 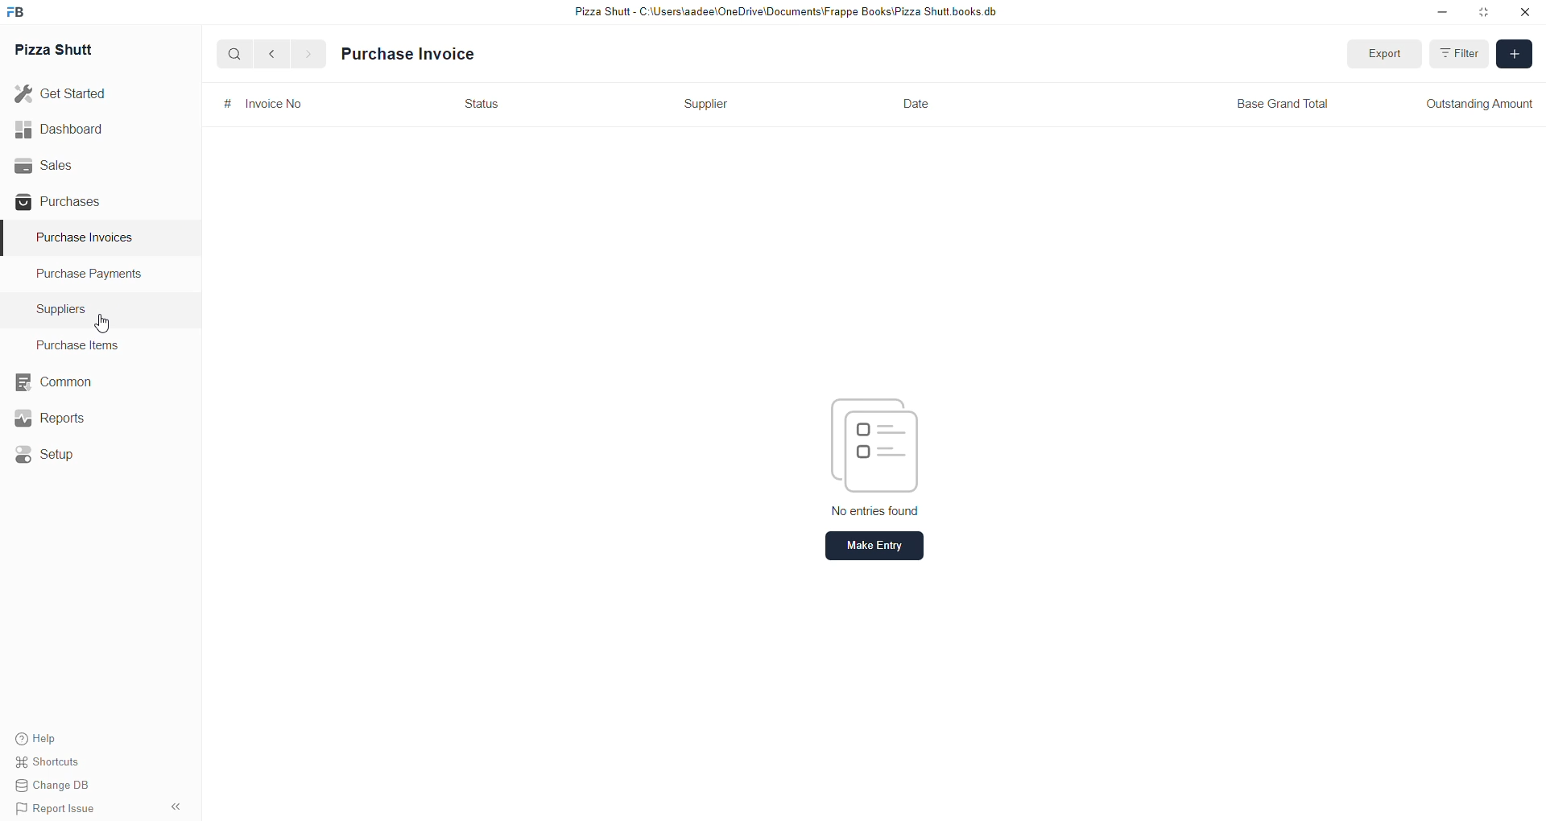 I want to click on J Report Issue, so click(x=58, y=810).